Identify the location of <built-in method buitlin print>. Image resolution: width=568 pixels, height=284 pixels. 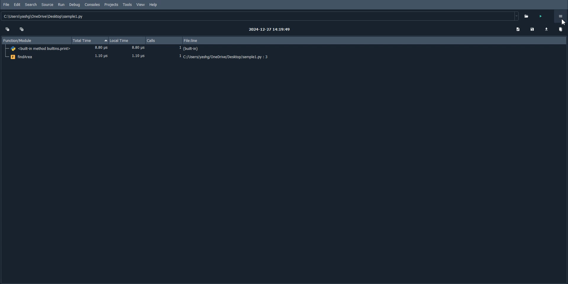
(284, 49).